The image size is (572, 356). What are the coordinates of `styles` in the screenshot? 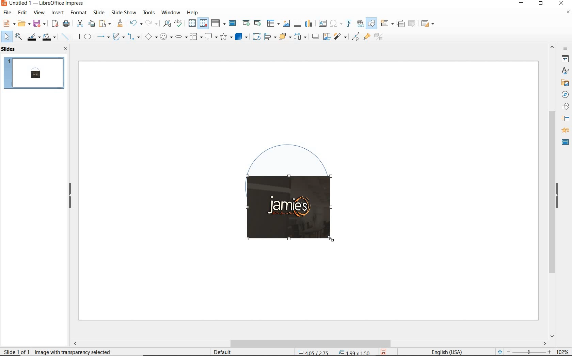 It's located at (565, 71).